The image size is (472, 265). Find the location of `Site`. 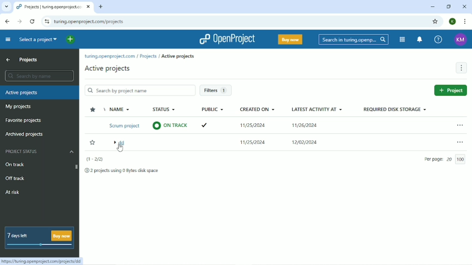

Site is located at coordinates (91, 22).